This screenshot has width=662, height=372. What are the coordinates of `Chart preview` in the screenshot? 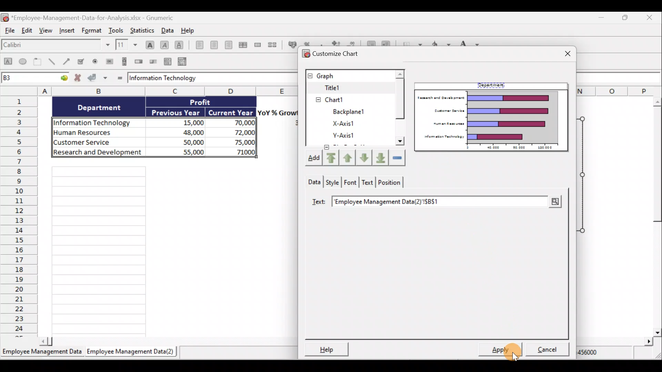 It's located at (493, 121).